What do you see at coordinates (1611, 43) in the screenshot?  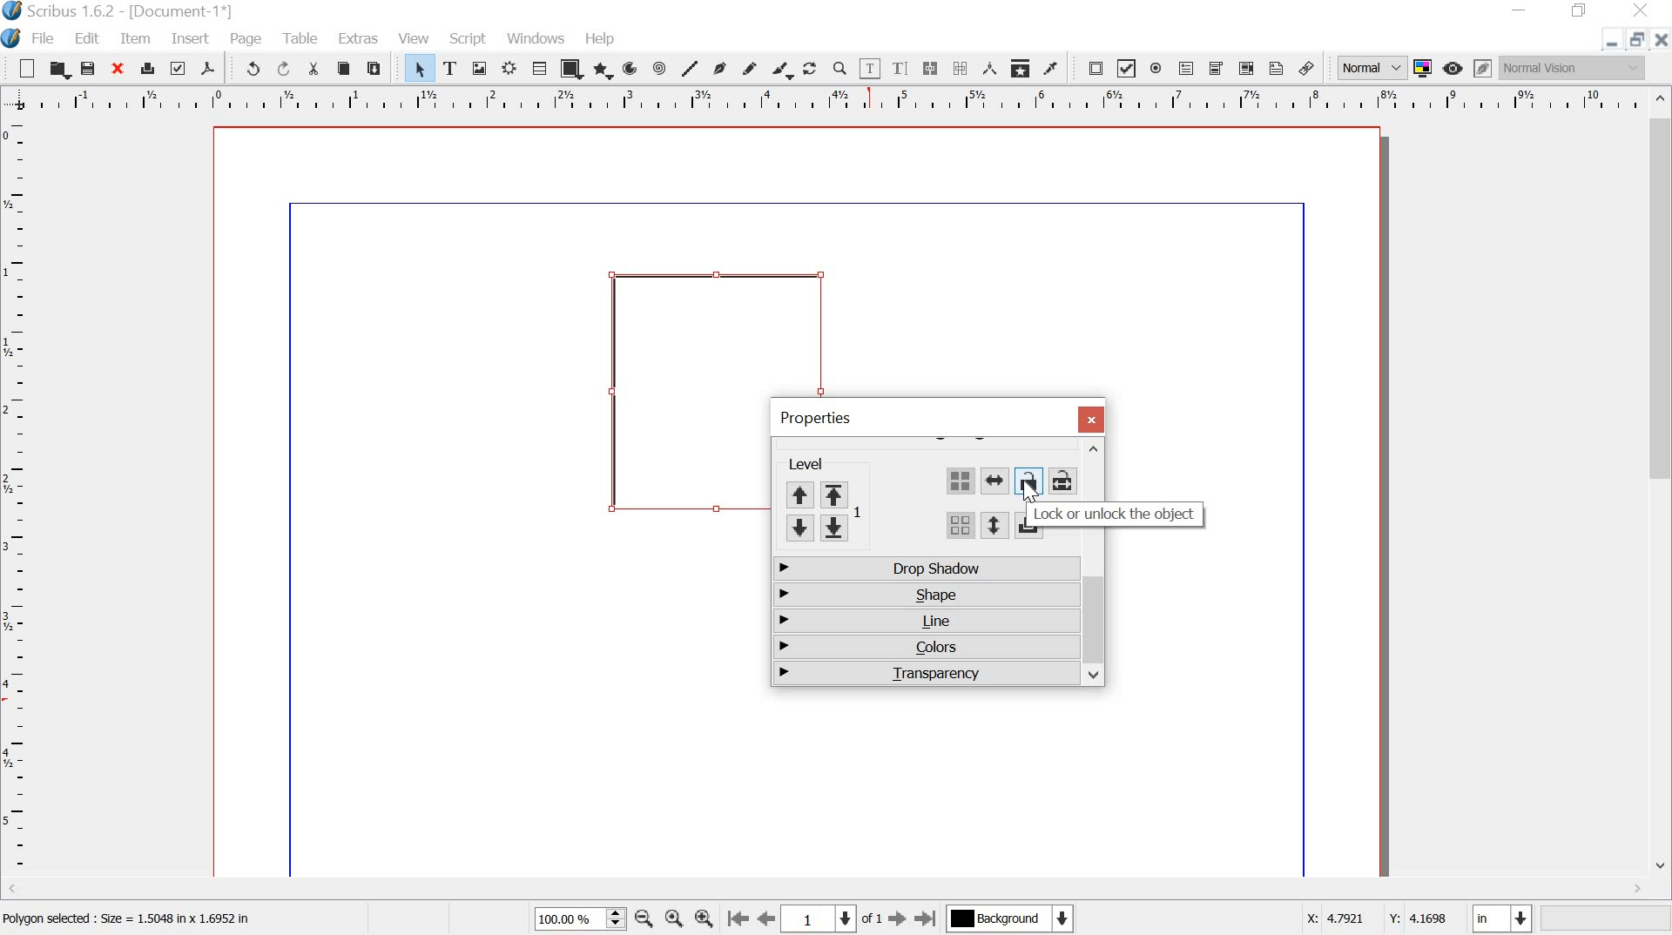 I see `minimize` at bounding box center [1611, 43].